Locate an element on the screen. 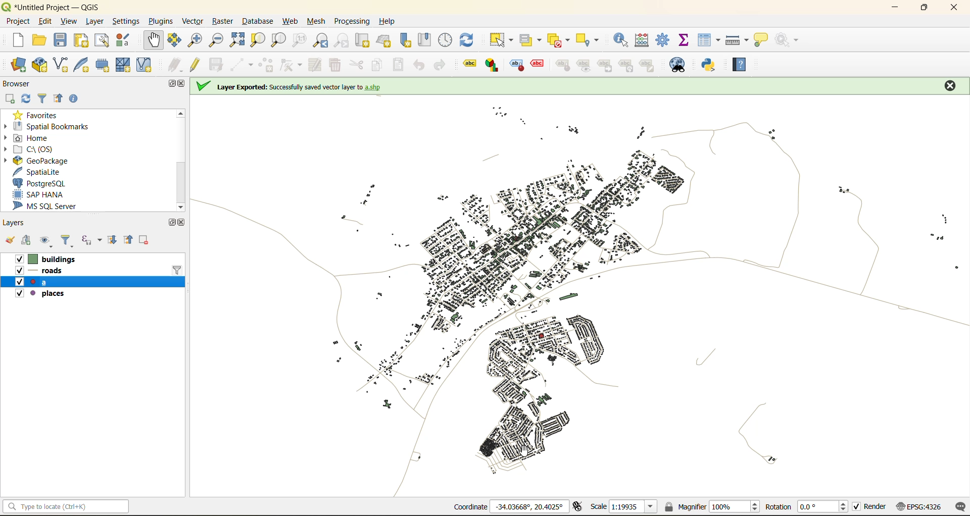 The height and width of the screenshot is (516, 970). maximize is located at coordinates (924, 9).